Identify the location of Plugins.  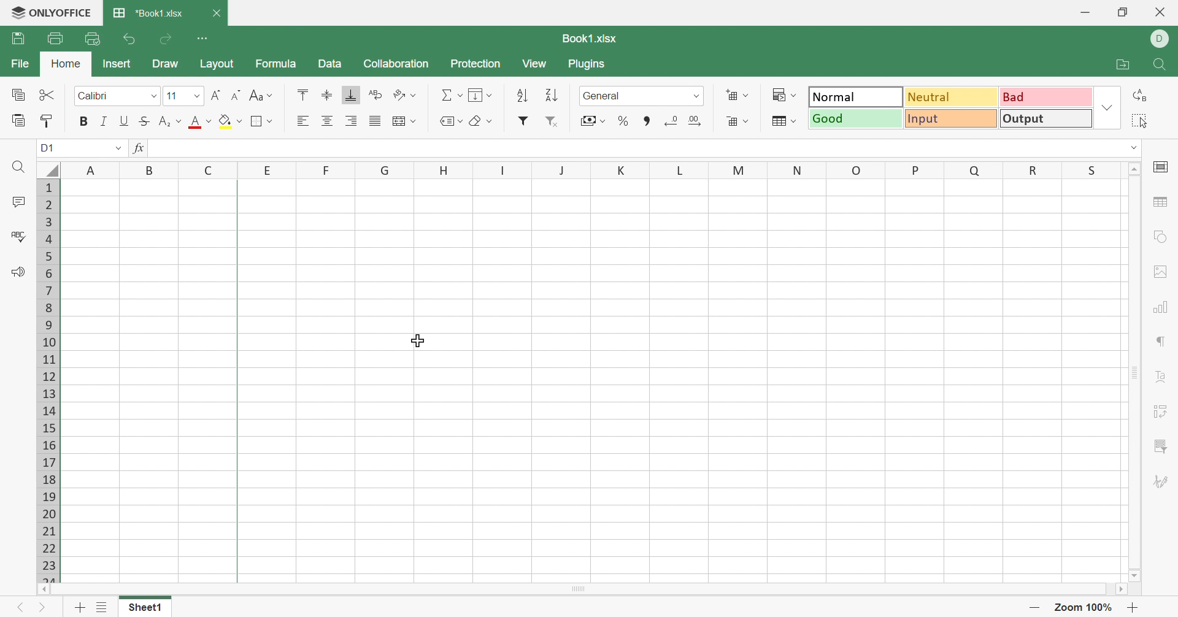
(588, 66).